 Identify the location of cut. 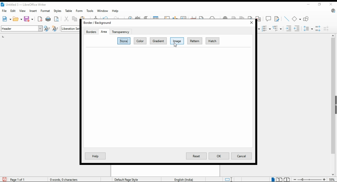
(67, 19).